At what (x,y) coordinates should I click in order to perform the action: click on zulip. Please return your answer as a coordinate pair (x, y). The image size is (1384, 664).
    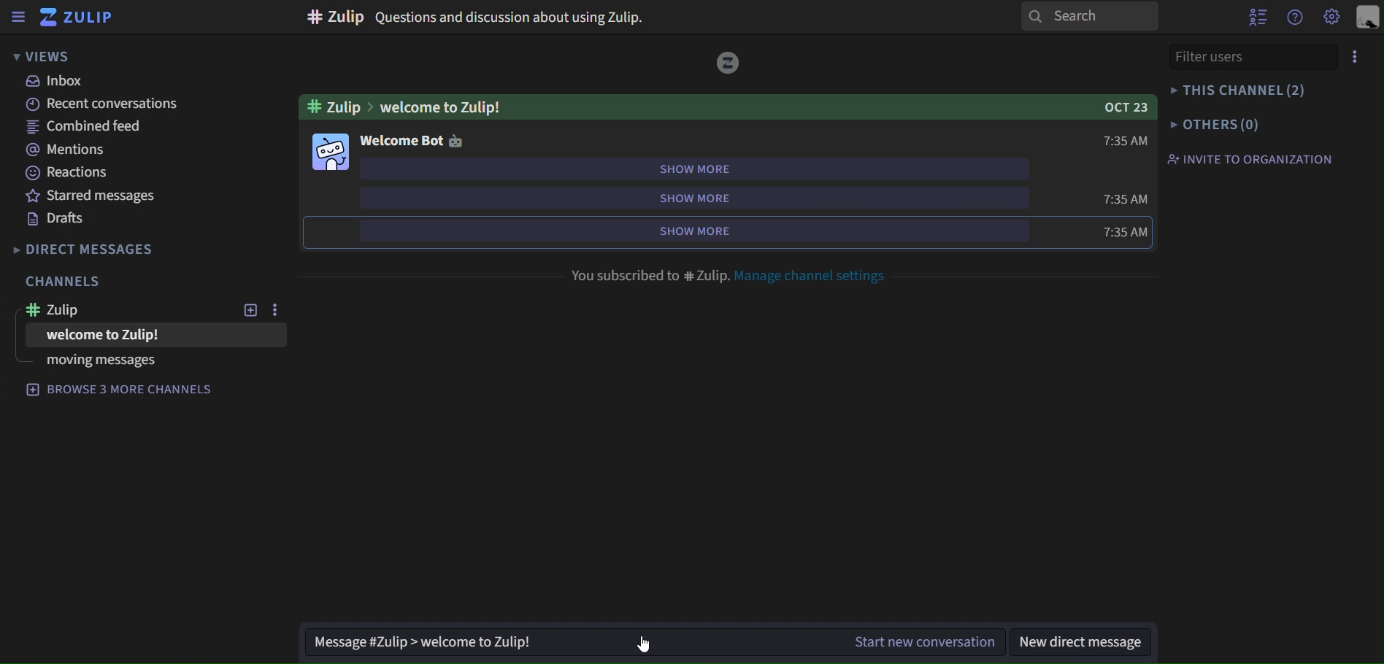
    Looking at the image, I should click on (82, 18).